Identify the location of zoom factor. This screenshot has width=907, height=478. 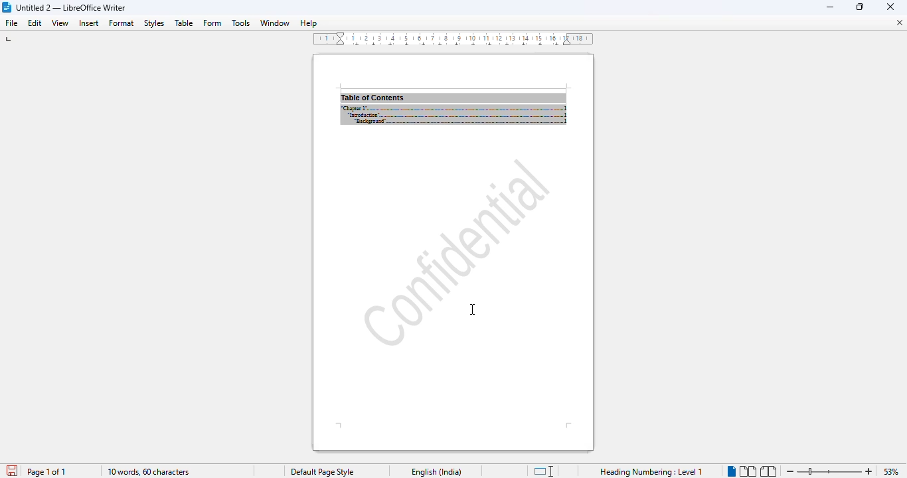
(890, 471).